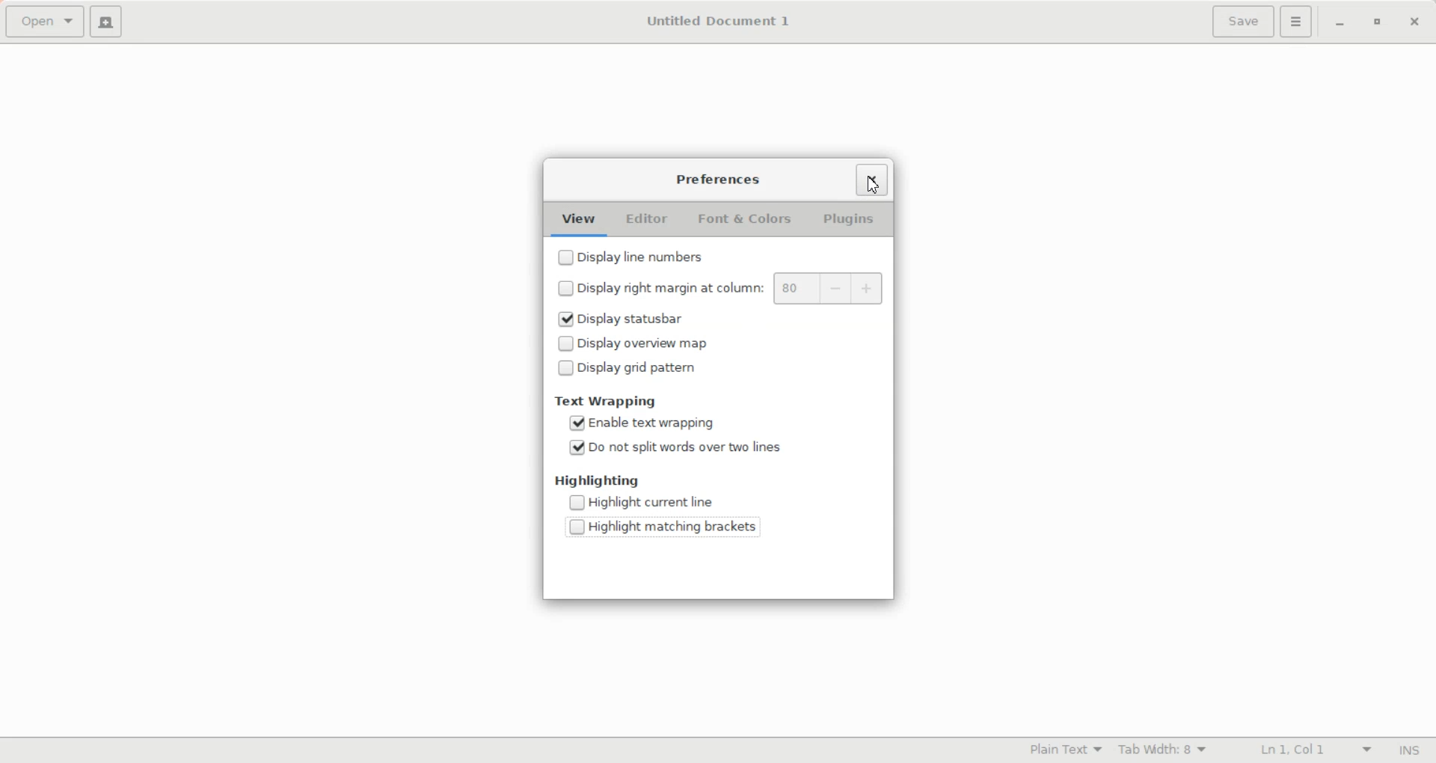 The width and height of the screenshot is (1436, 763). Describe the element at coordinates (647, 220) in the screenshot. I see `Editor` at that location.